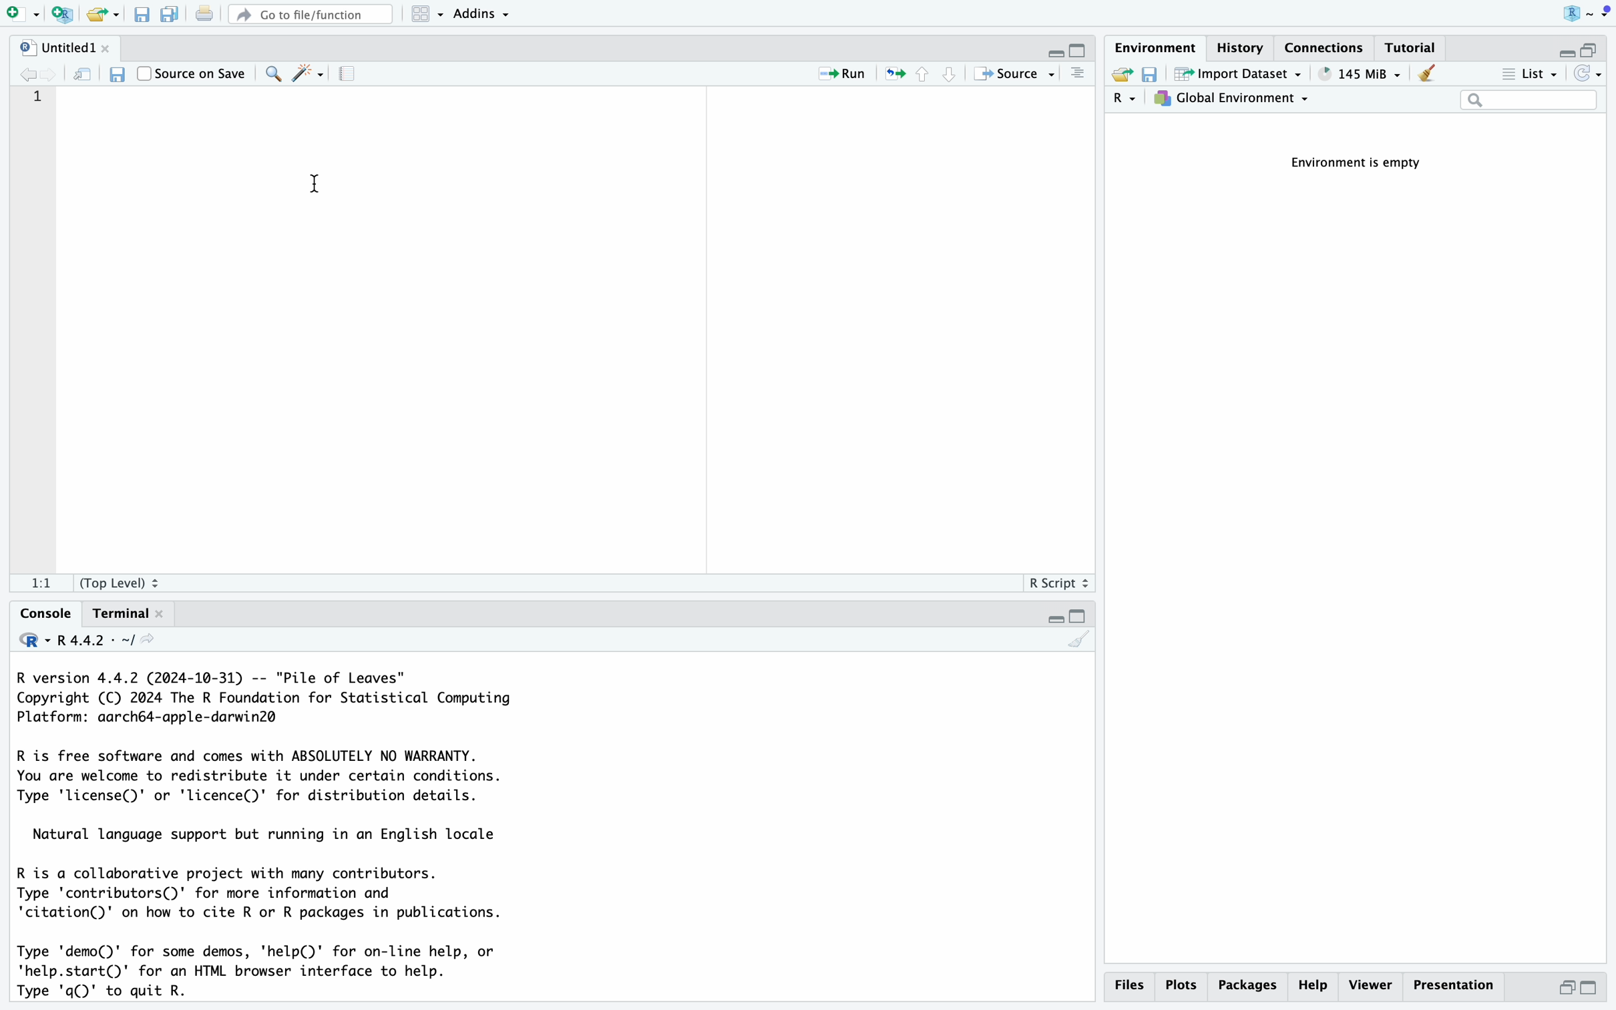  I want to click on 1:1, so click(33, 585).